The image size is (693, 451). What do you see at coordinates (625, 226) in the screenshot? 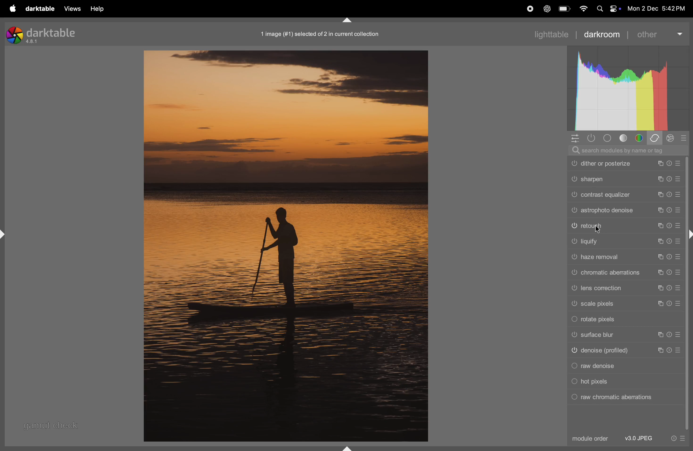
I see `retouch` at bounding box center [625, 226].